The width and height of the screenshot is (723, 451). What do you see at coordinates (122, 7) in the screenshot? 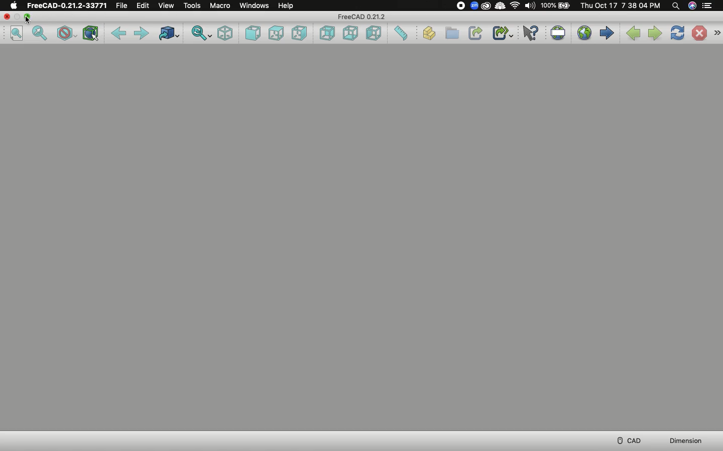
I see `File` at bounding box center [122, 7].